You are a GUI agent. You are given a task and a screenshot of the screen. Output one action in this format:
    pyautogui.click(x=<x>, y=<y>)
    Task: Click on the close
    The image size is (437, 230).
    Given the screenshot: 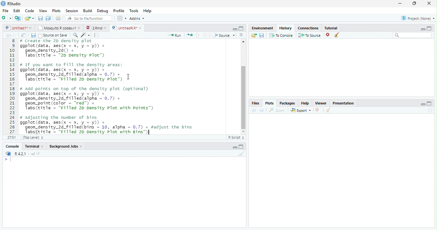 What is the action you would take?
    pyautogui.click(x=82, y=147)
    